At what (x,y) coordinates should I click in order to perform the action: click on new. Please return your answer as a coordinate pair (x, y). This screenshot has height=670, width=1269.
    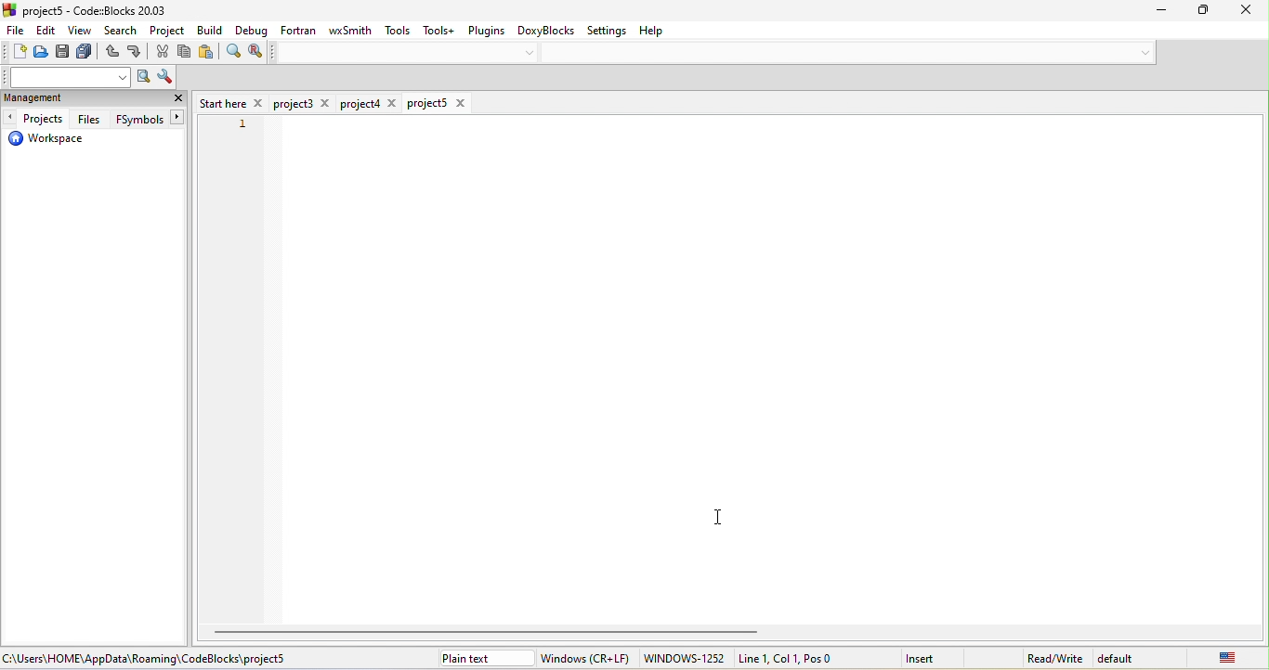
    Looking at the image, I should click on (14, 53).